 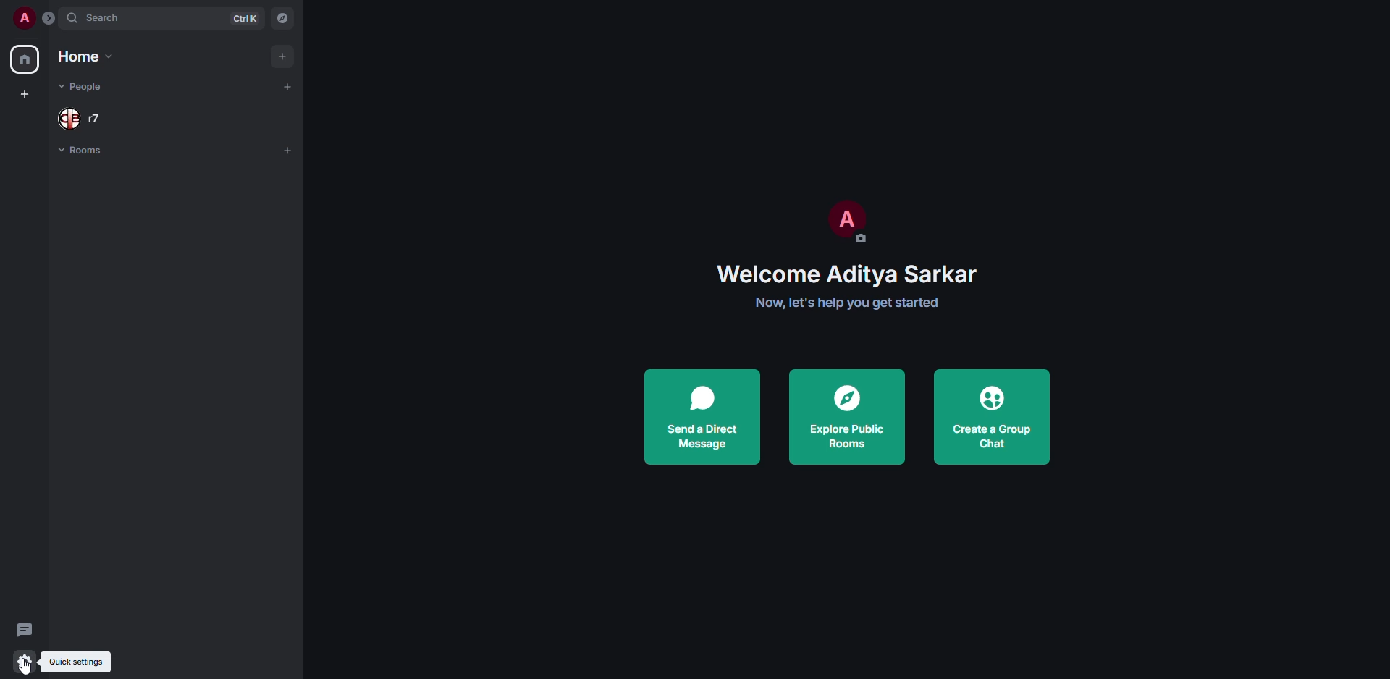 I want to click on quick settings, so click(x=23, y=661).